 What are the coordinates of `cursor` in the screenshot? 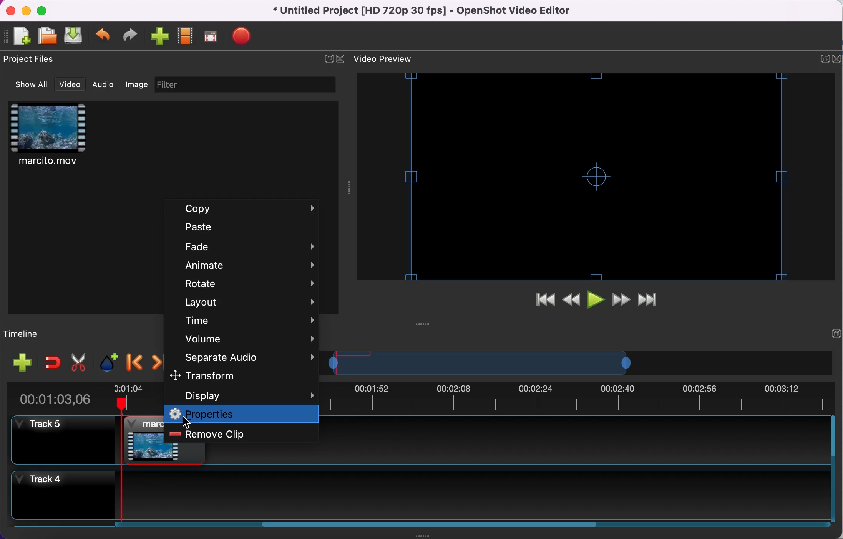 It's located at (186, 422).